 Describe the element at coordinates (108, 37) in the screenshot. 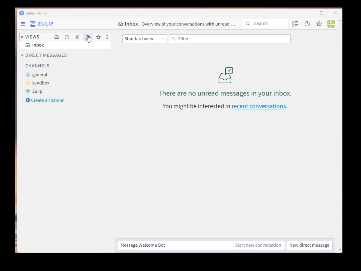

I see `More` at that location.